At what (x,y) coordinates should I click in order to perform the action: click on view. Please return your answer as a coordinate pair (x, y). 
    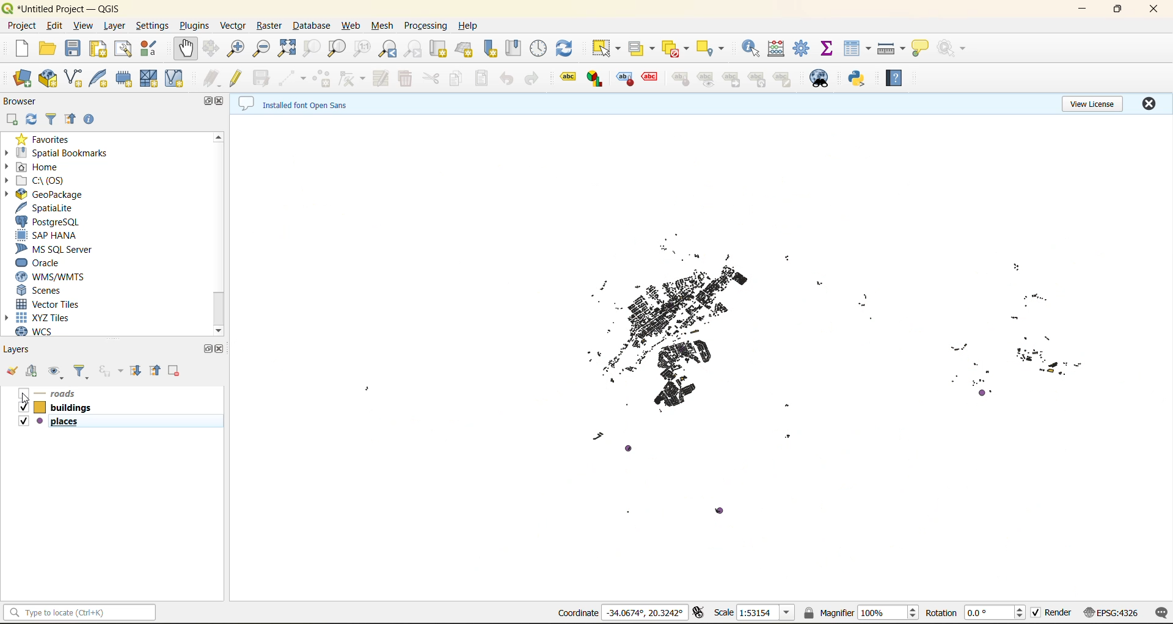
    Looking at the image, I should click on (86, 26).